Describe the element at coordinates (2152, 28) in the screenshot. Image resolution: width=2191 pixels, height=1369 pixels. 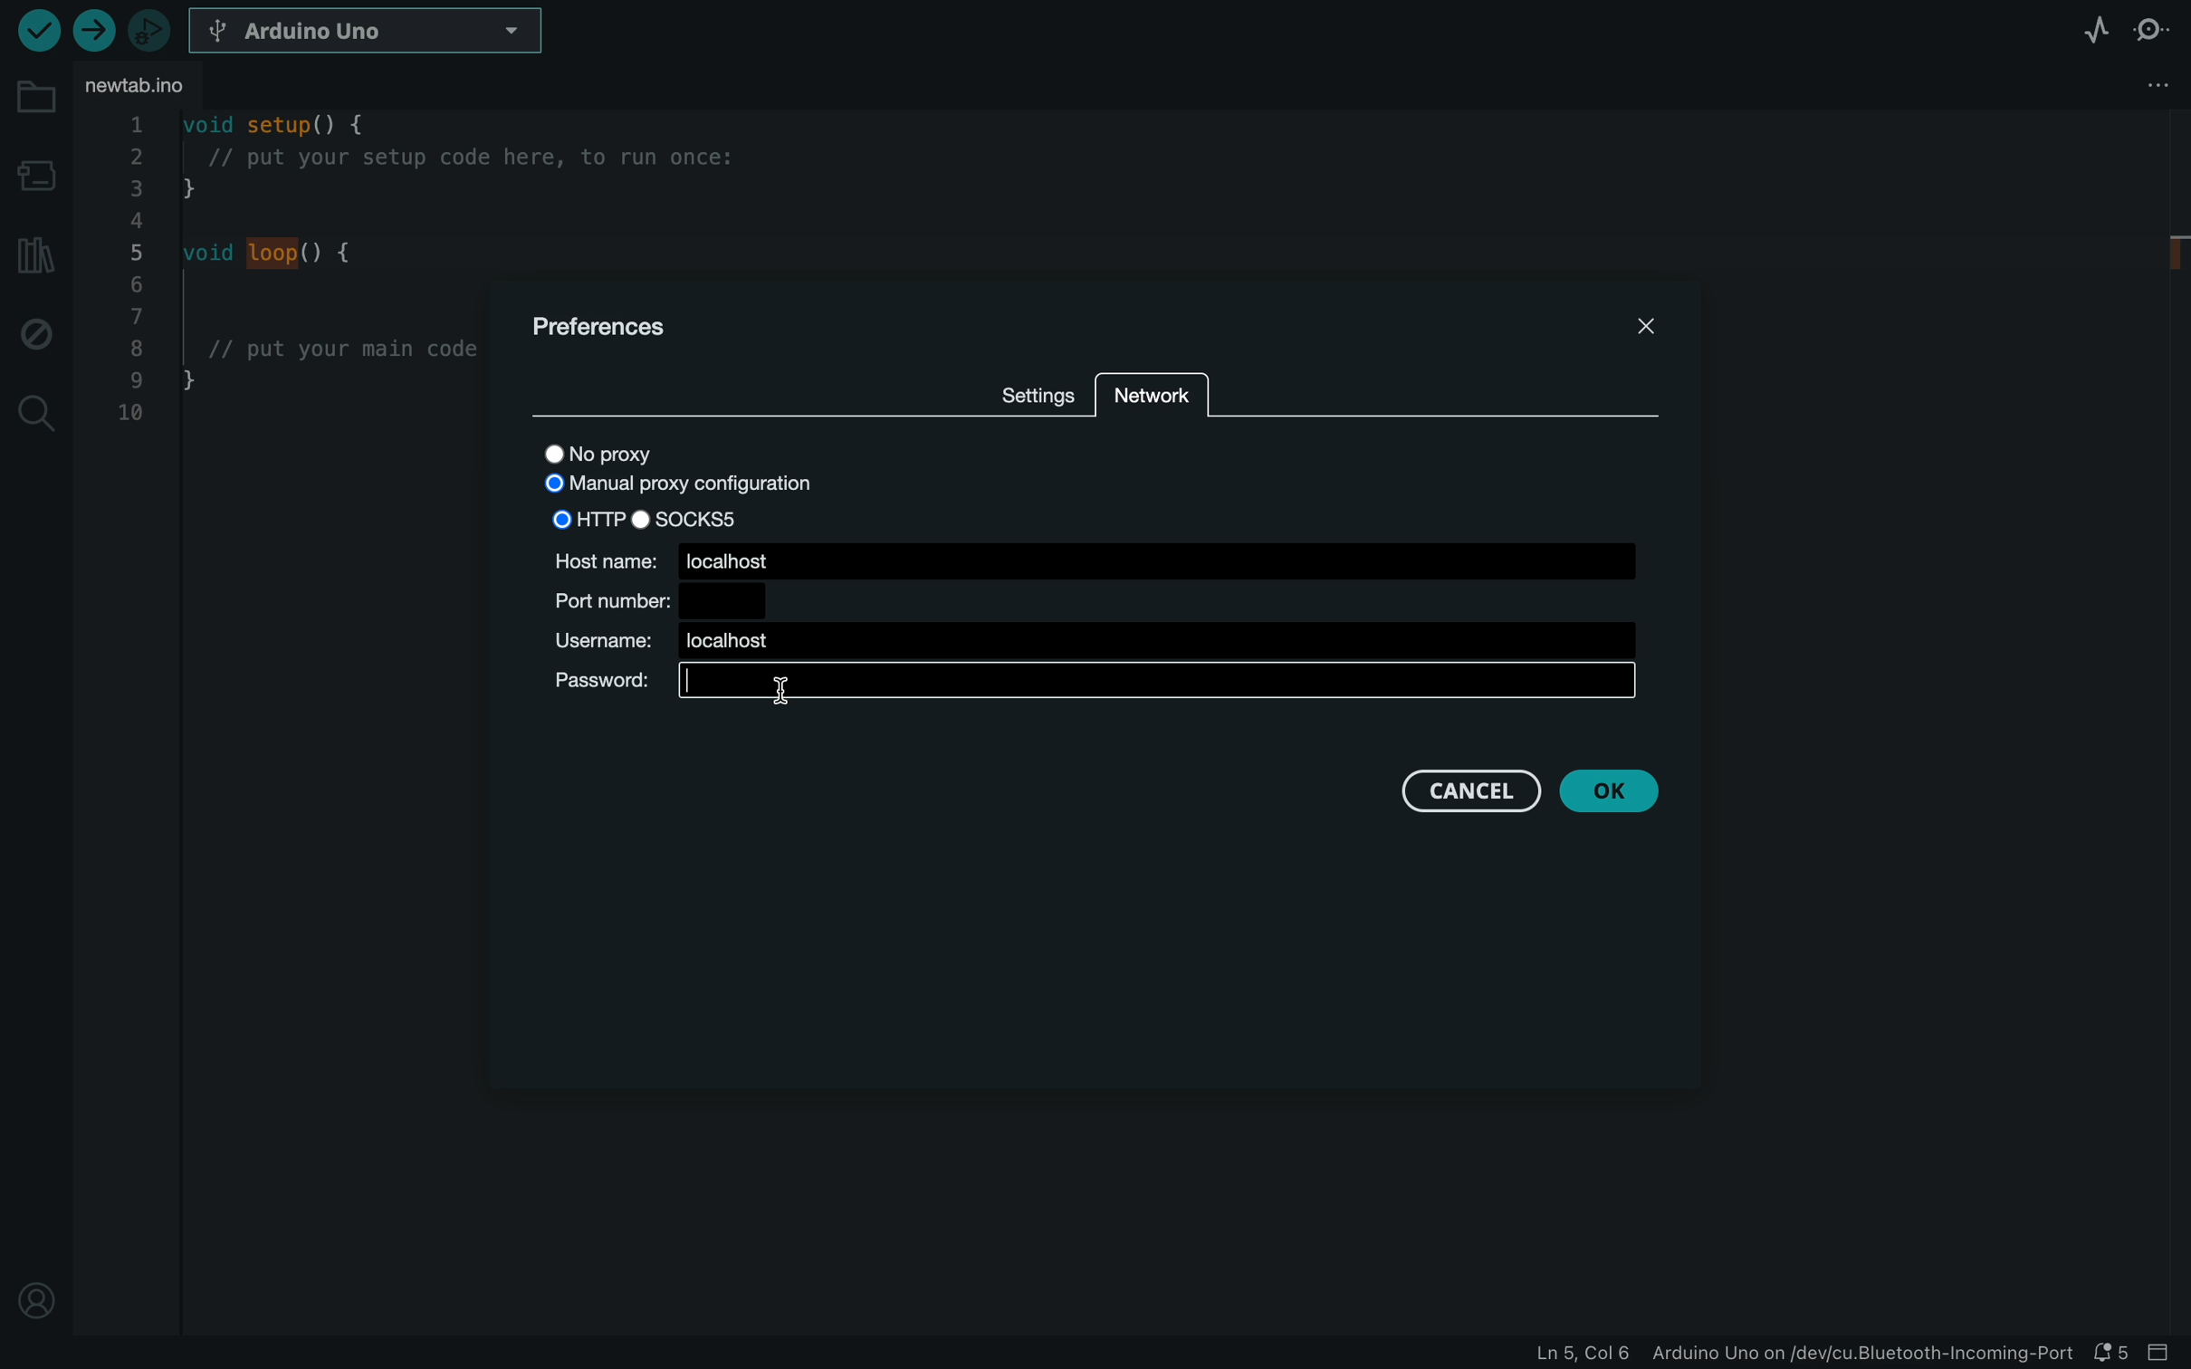
I see `serial monitor` at that location.